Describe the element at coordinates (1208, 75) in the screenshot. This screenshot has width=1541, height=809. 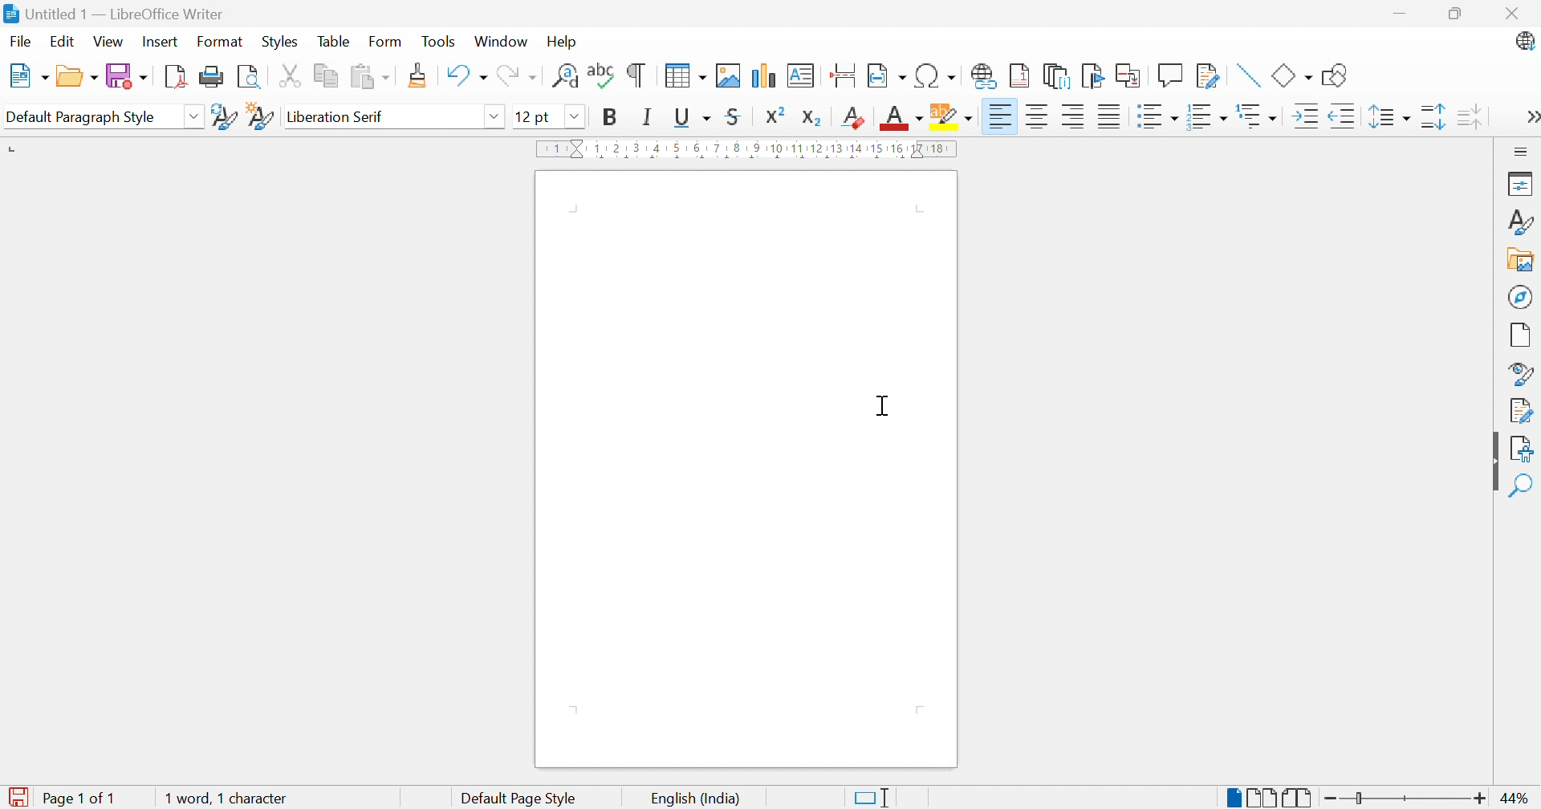
I see `Show track changes functions` at that location.